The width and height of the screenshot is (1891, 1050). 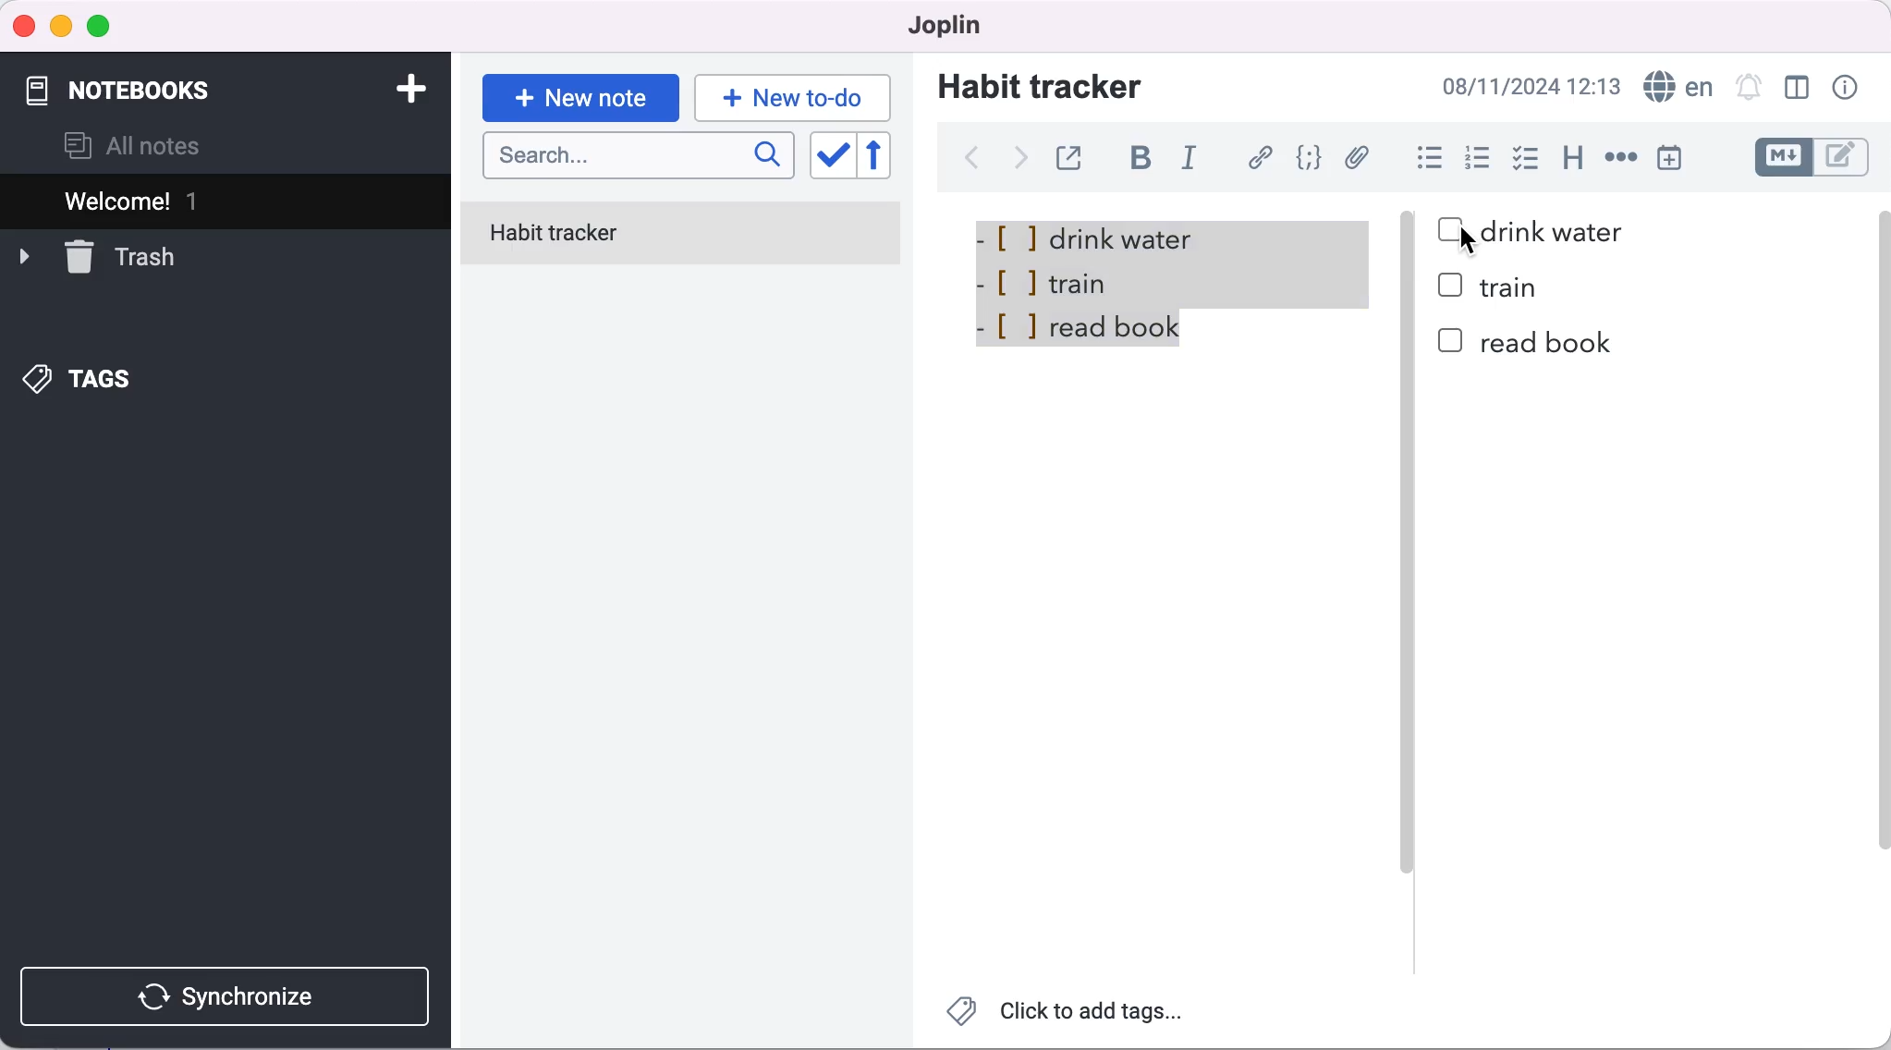 I want to click on new note, so click(x=579, y=98).